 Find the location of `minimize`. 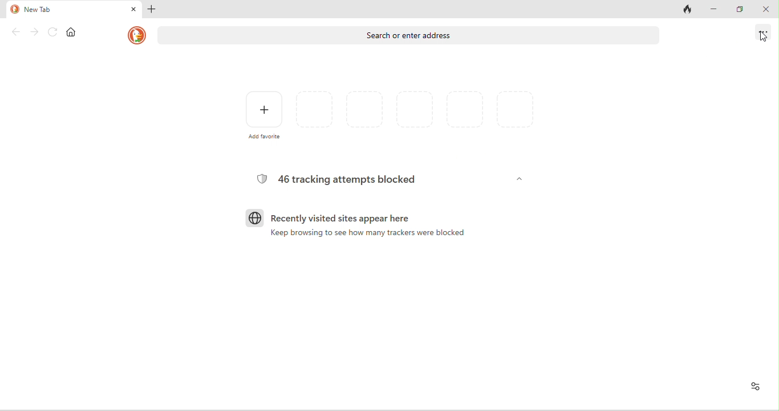

minimize is located at coordinates (716, 9).